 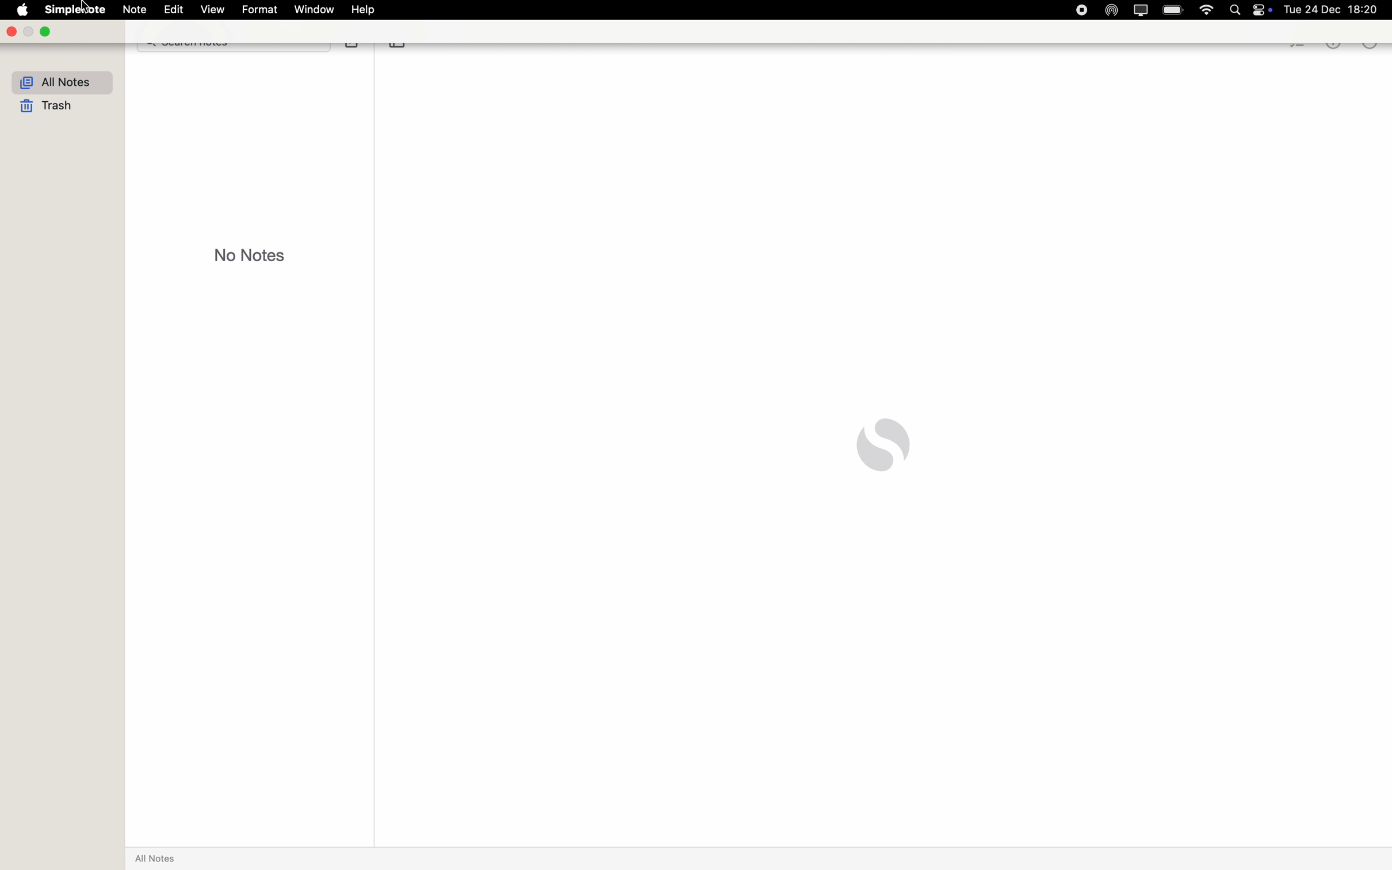 What do you see at coordinates (883, 445) in the screenshot?
I see `Simplenote logo` at bounding box center [883, 445].